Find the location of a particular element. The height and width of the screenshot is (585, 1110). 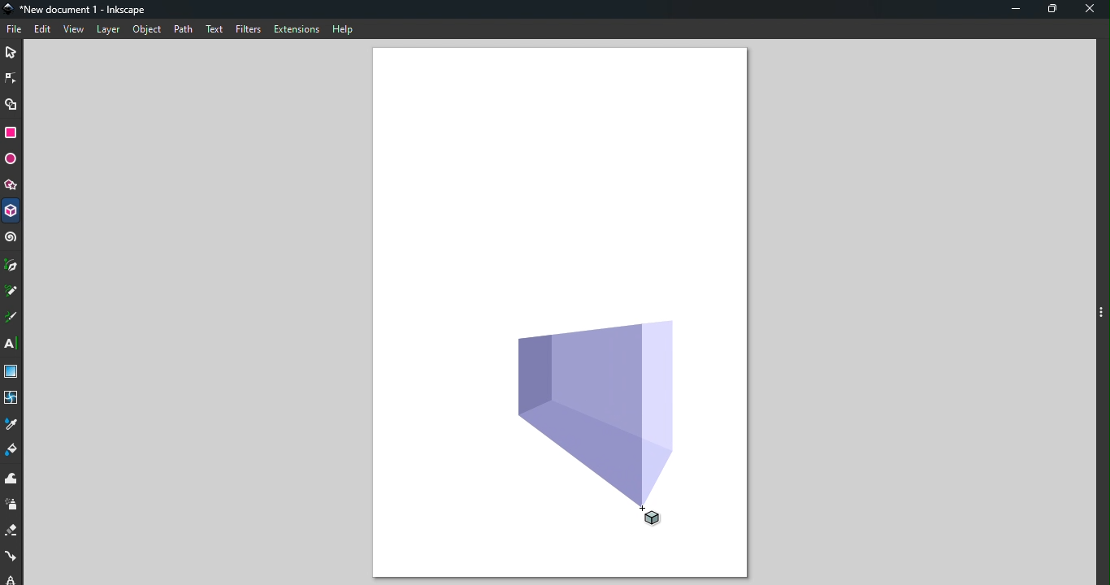

Dropper tool is located at coordinates (13, 423).